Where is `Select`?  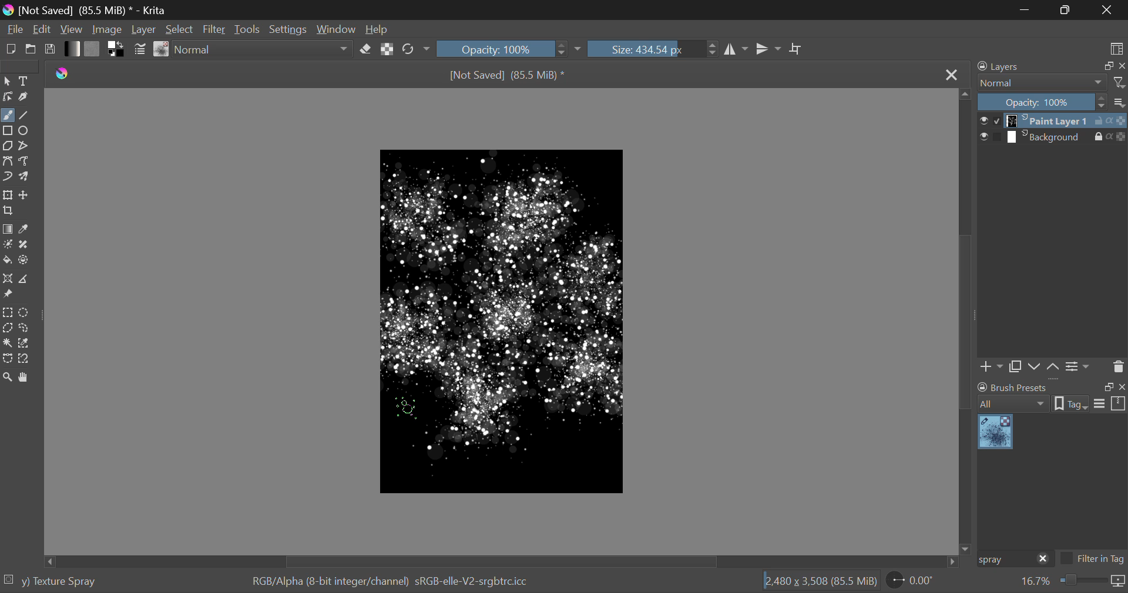 Select is located at coordinates (7, 81).